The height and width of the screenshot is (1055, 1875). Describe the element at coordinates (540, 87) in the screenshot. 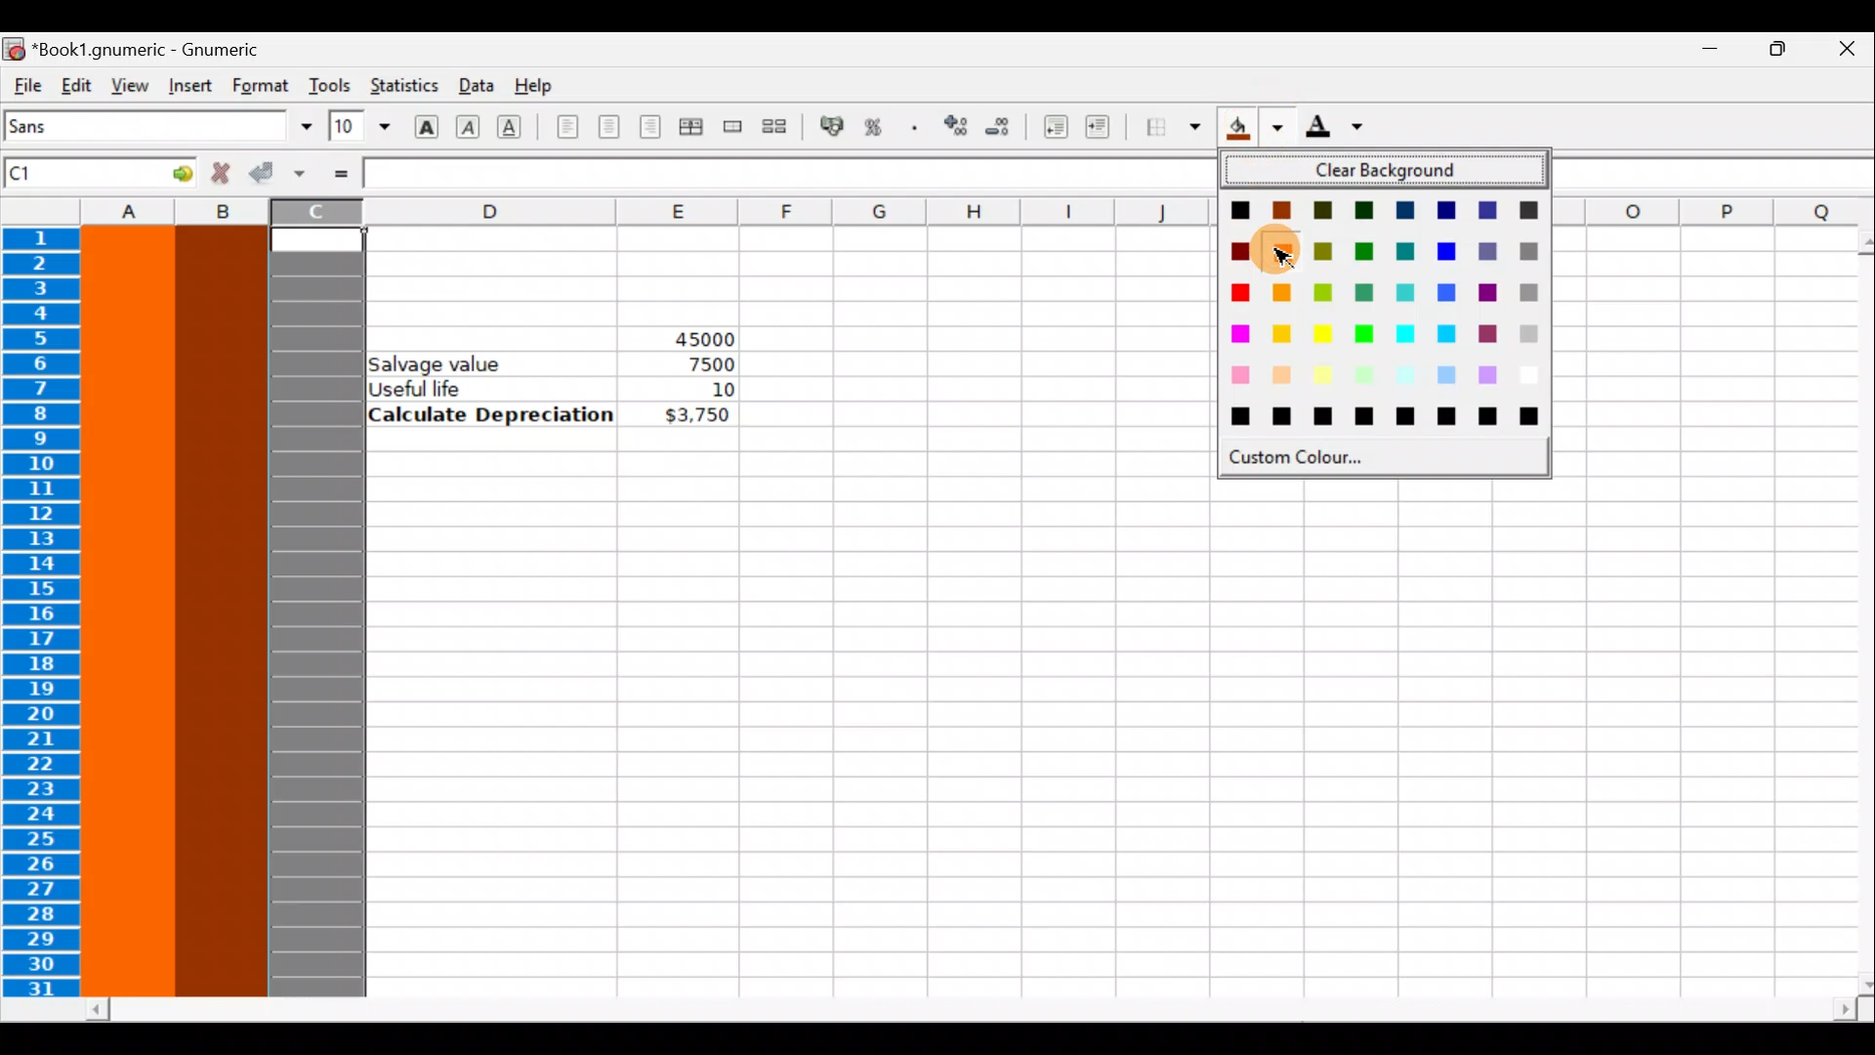

I see `Help` at that location.